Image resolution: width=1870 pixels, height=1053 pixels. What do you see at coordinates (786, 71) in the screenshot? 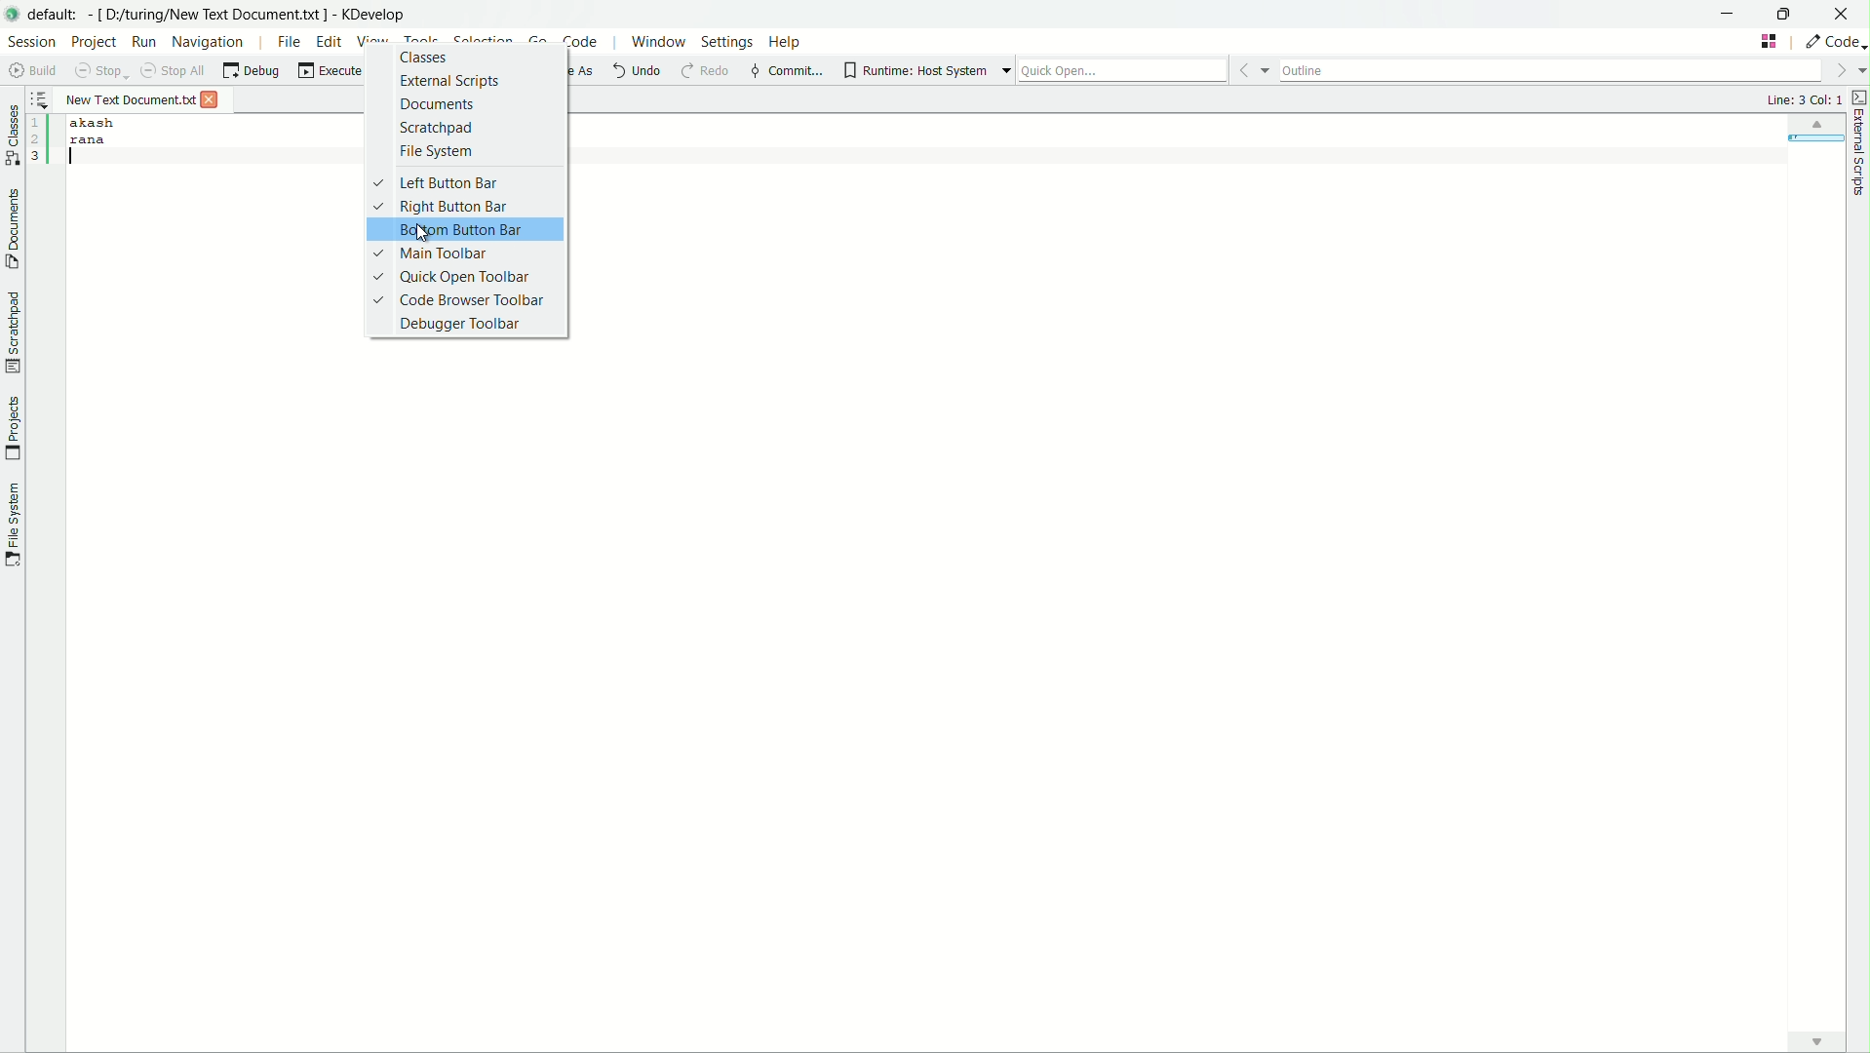
I see `commit` at bounding box center [786, 71].